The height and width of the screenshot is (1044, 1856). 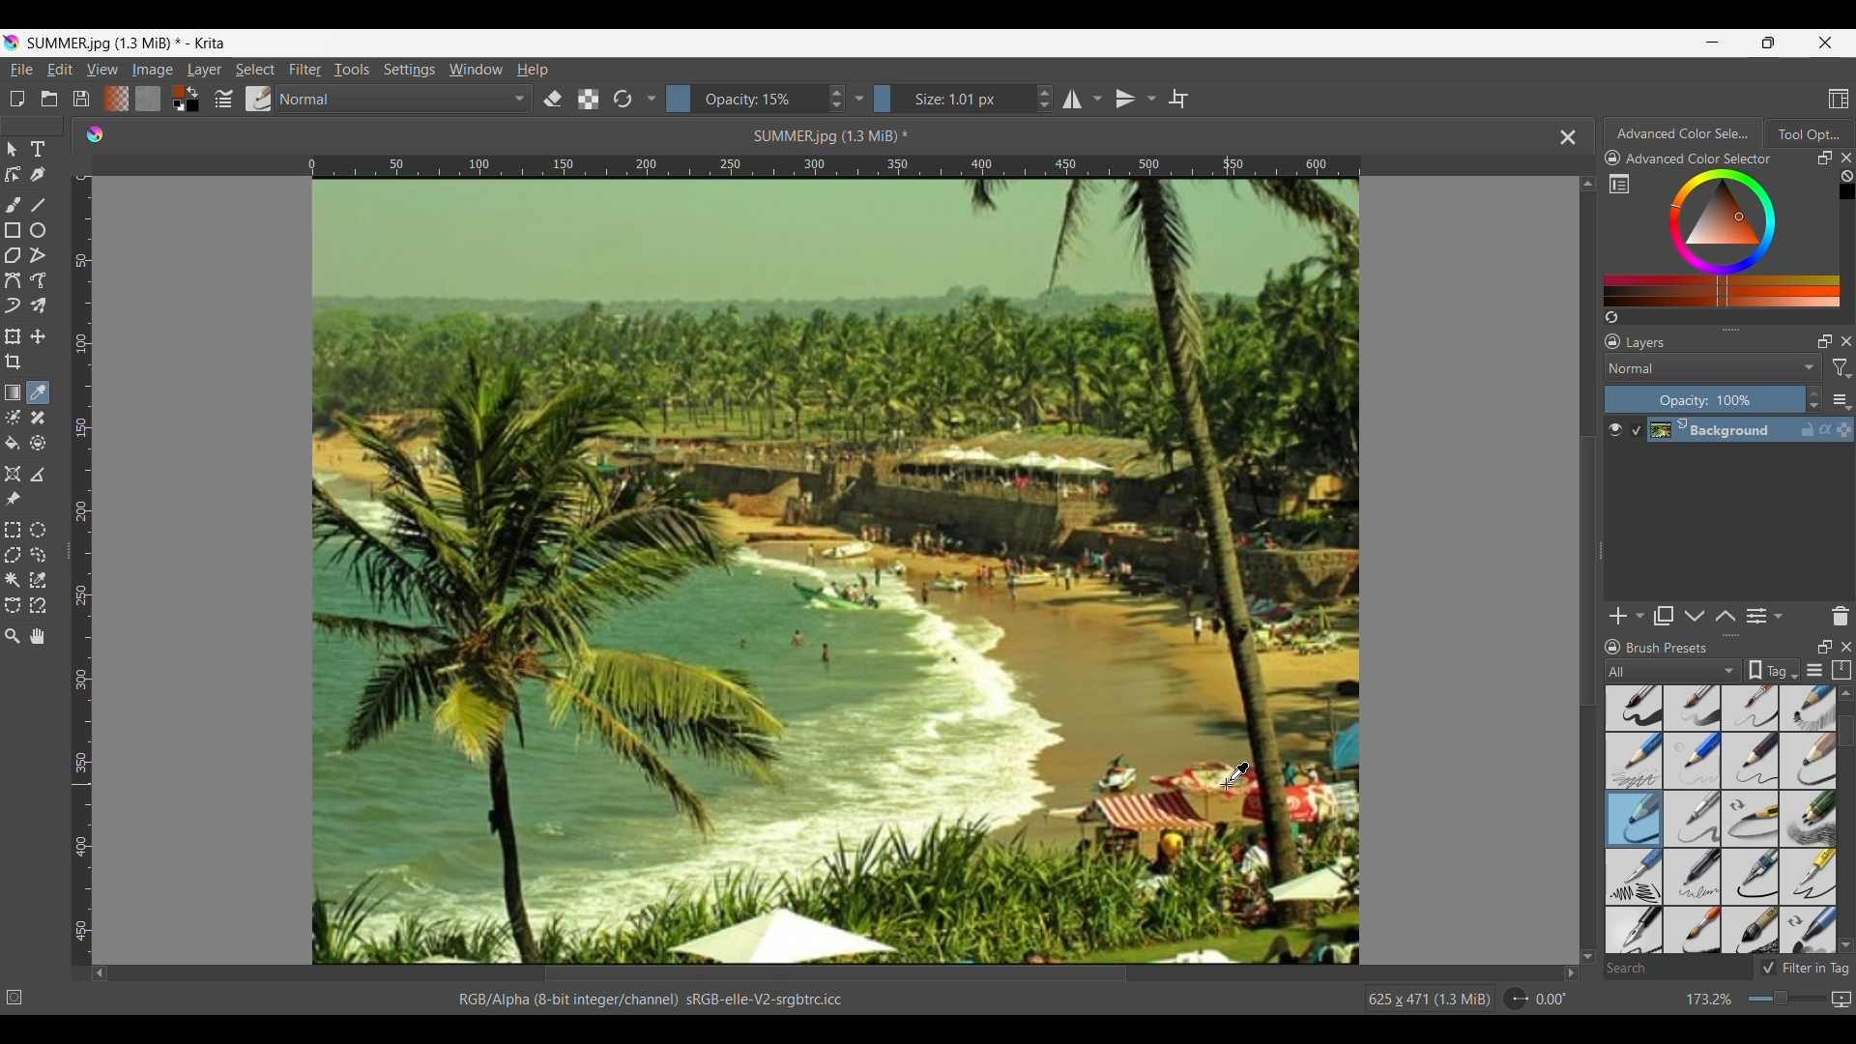 I want to click on Tag options, so click(x=1674, y=671).